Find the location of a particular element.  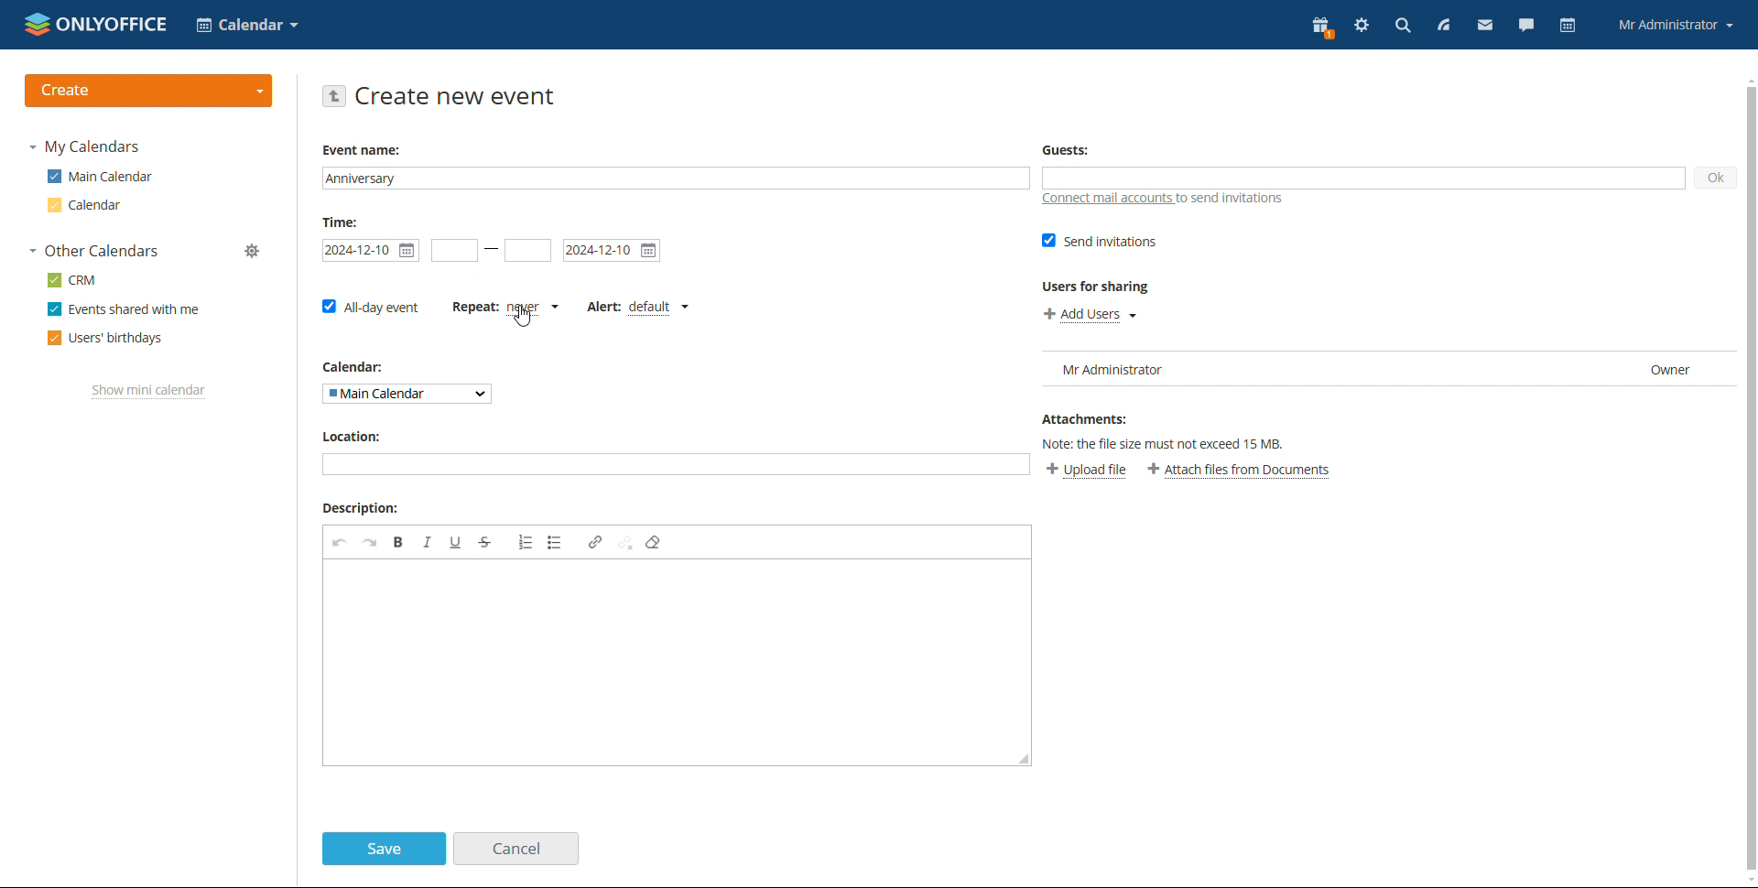

events shared with me is located at coordinates (122, 309).